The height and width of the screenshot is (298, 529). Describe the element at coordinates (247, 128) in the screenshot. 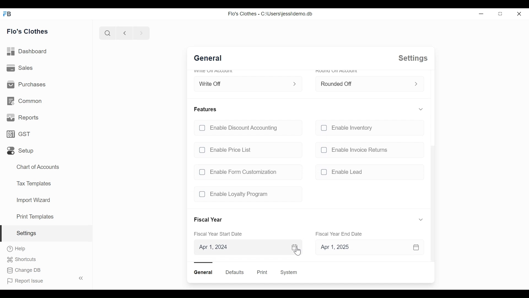

I see `unchecked Enable Discount Accounting` at that location.